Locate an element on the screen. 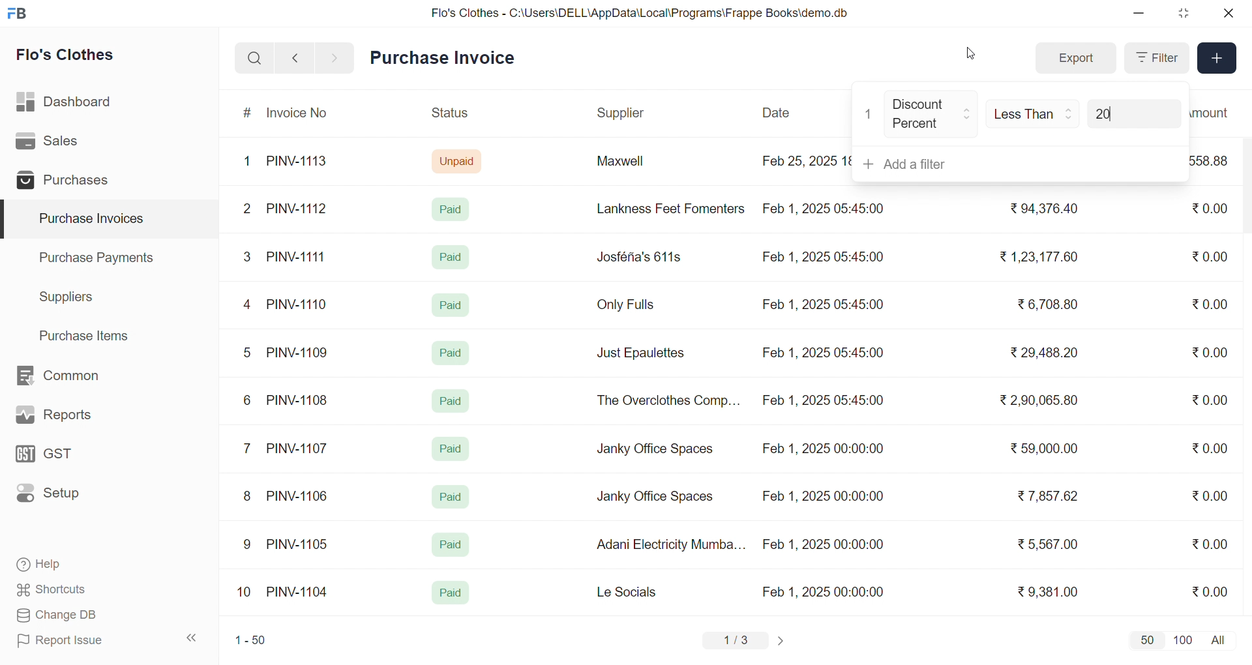 The image size is (1252, 665). ₹1,23,177.60 is located at coordinates (1037, 256).